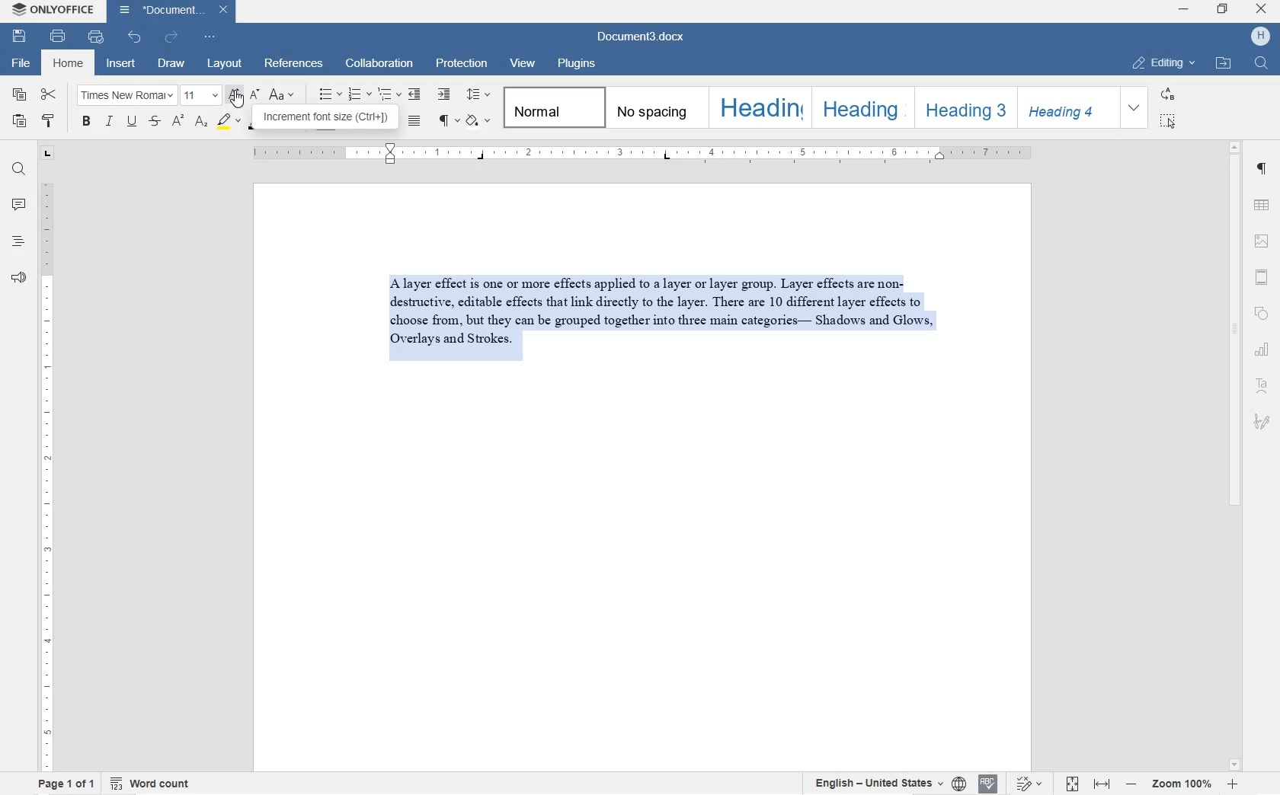 Image resolution: width=1280 pixels, height=795 pixels. I want to click on MINIMIZE, so click(1183, 10).